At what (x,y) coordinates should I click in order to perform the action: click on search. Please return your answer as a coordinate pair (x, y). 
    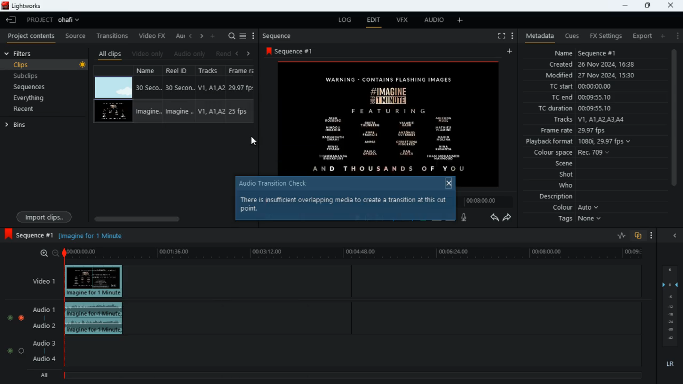
    Looking at the image, I should click on (232, 36).